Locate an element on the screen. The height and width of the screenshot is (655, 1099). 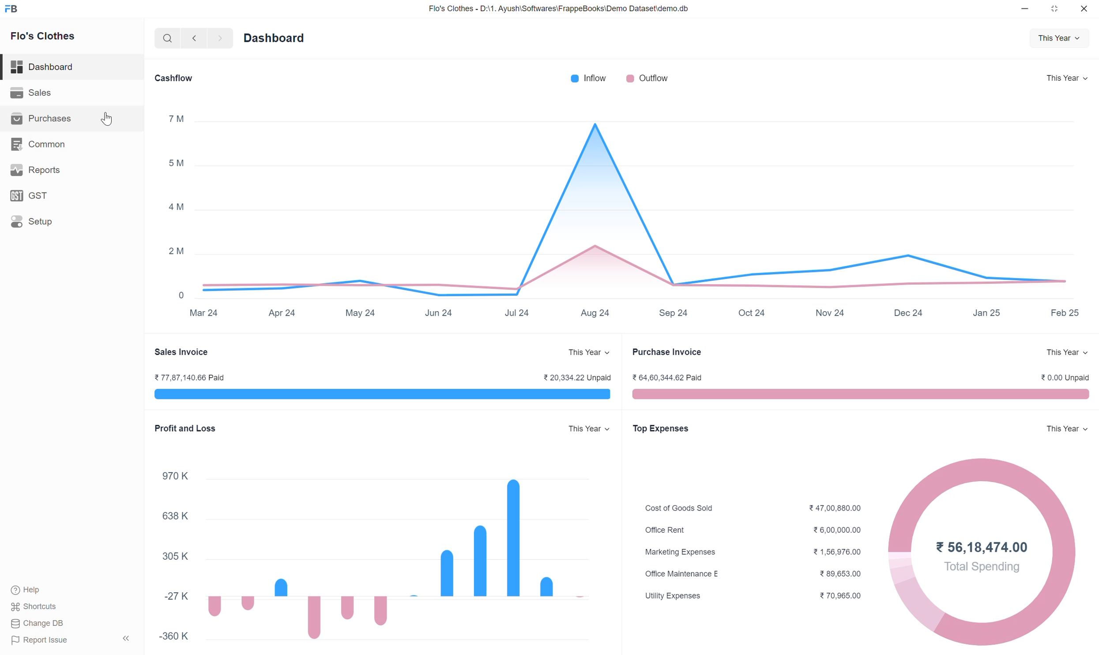
6,00,000.00 is located at coordinates (837, 530).